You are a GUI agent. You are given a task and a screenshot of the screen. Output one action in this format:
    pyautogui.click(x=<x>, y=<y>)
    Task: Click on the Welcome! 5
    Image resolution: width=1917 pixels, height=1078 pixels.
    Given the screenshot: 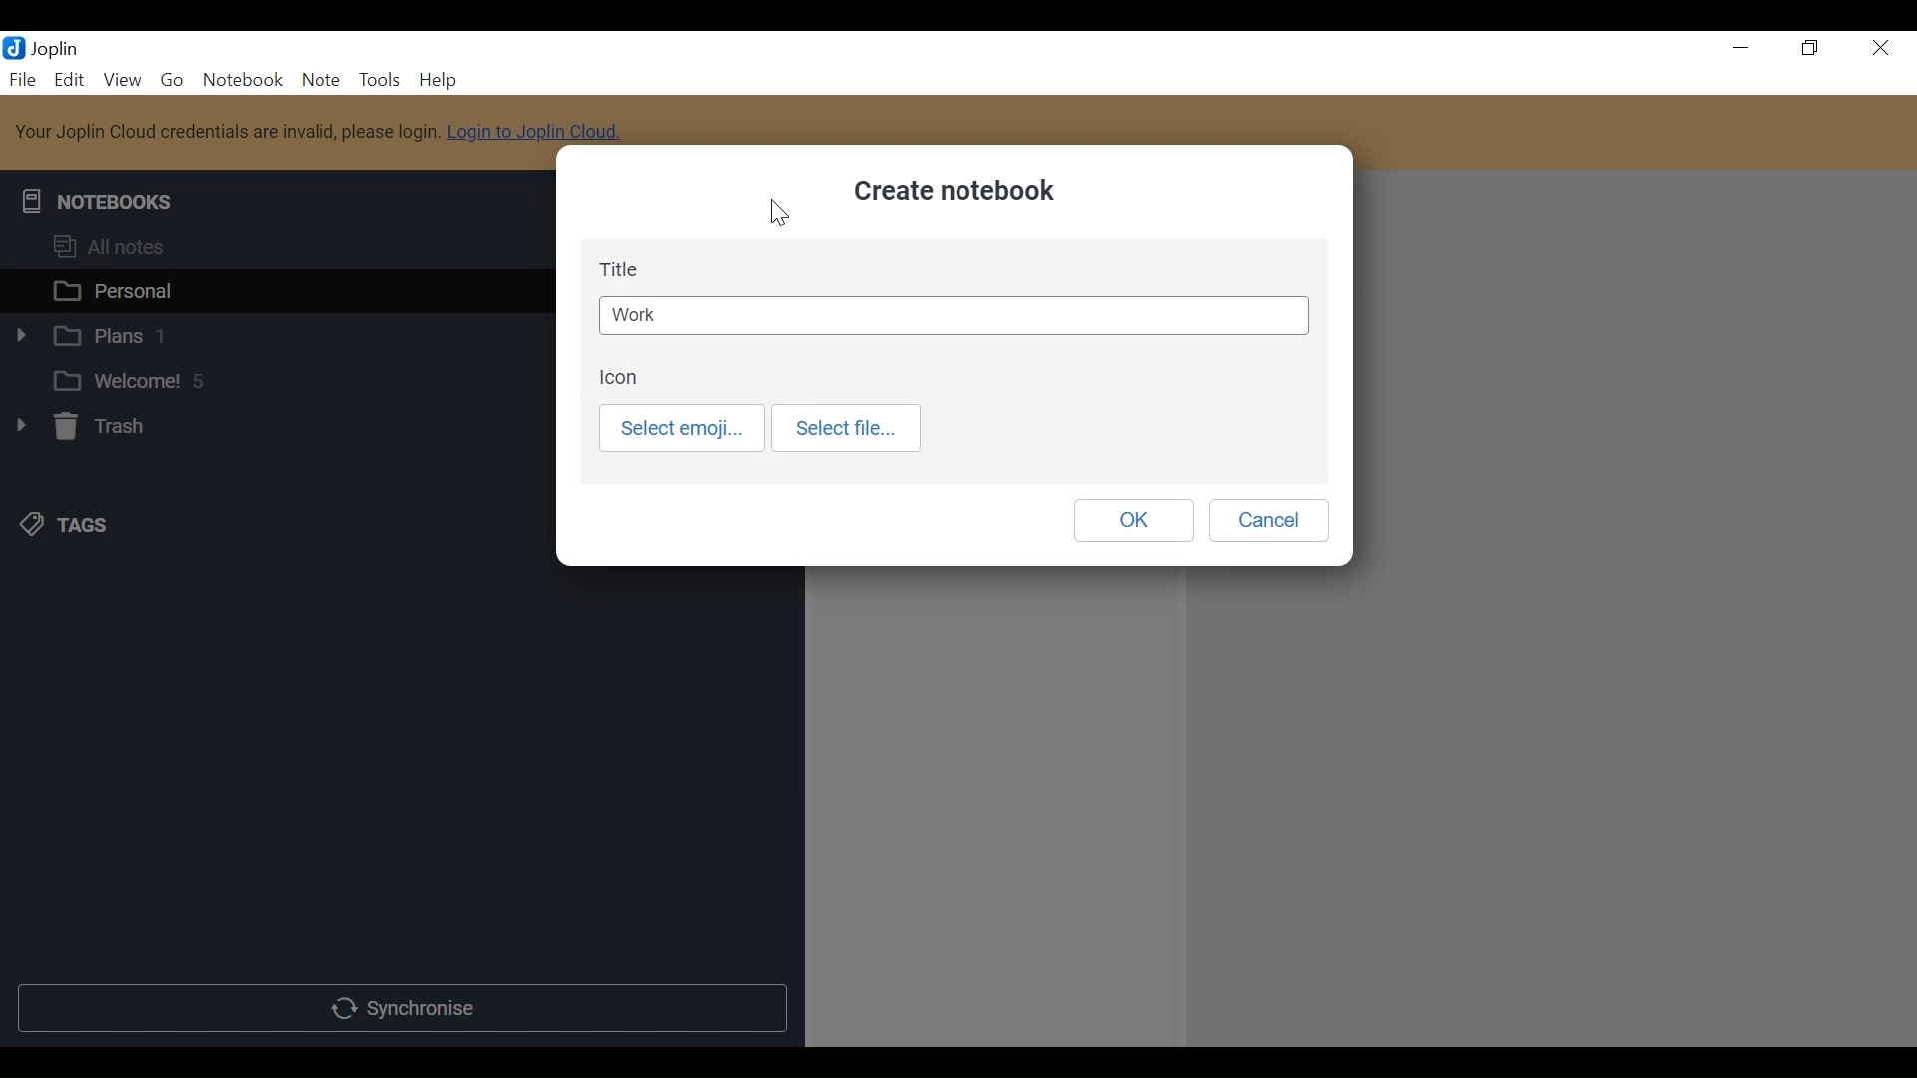 What is the action you would take?
    pyautogui.click(x=274, y=379)
    